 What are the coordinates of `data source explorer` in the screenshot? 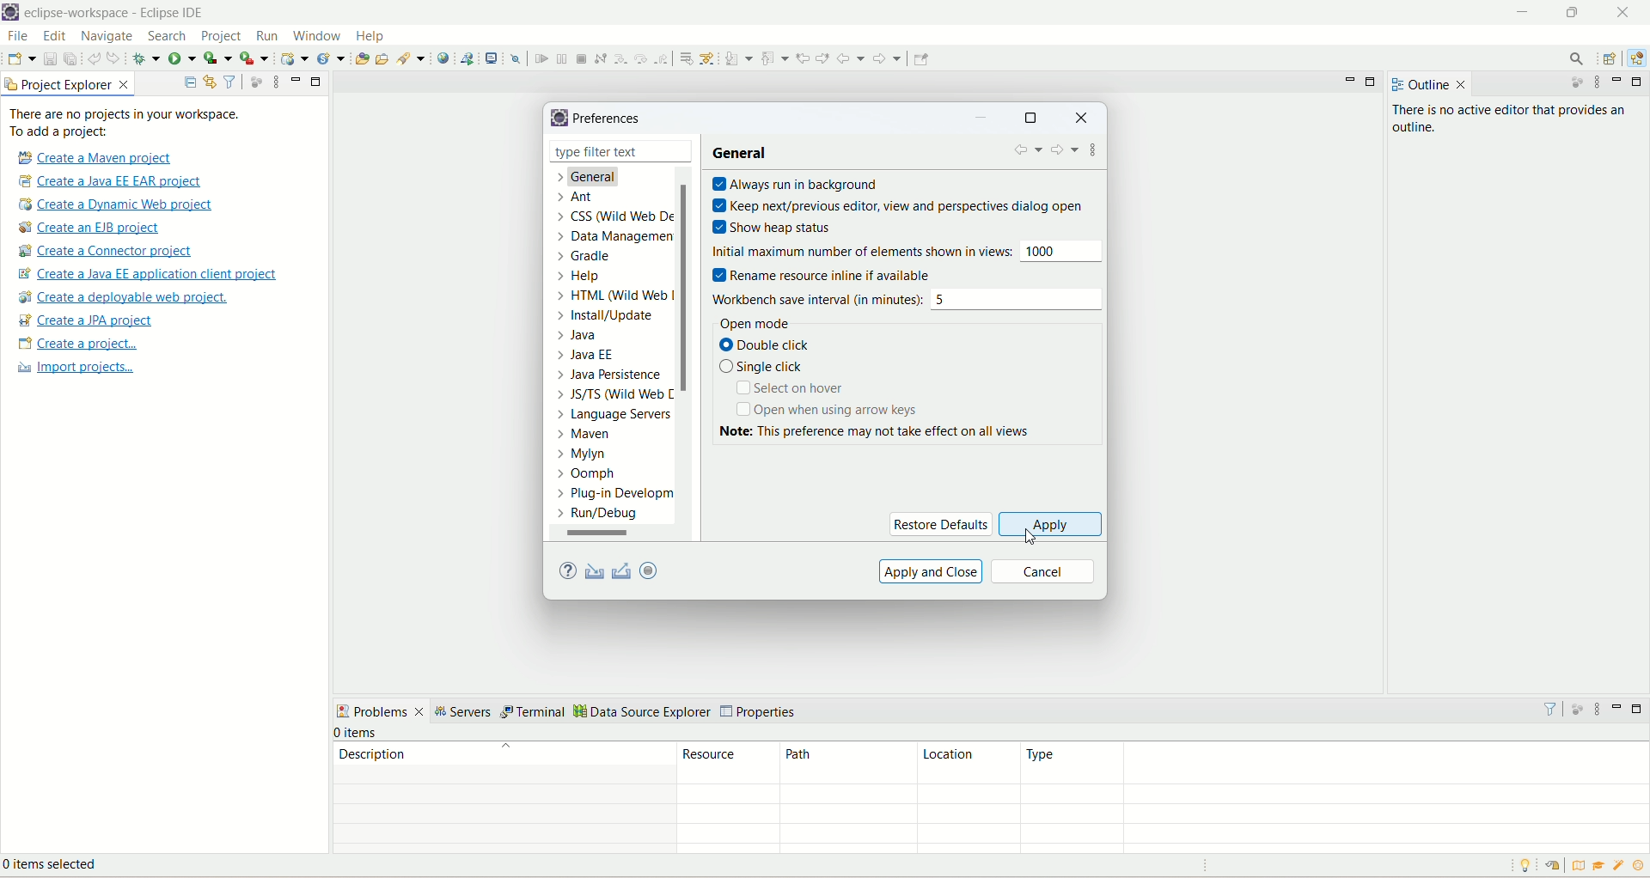 It's located at (643, 713).